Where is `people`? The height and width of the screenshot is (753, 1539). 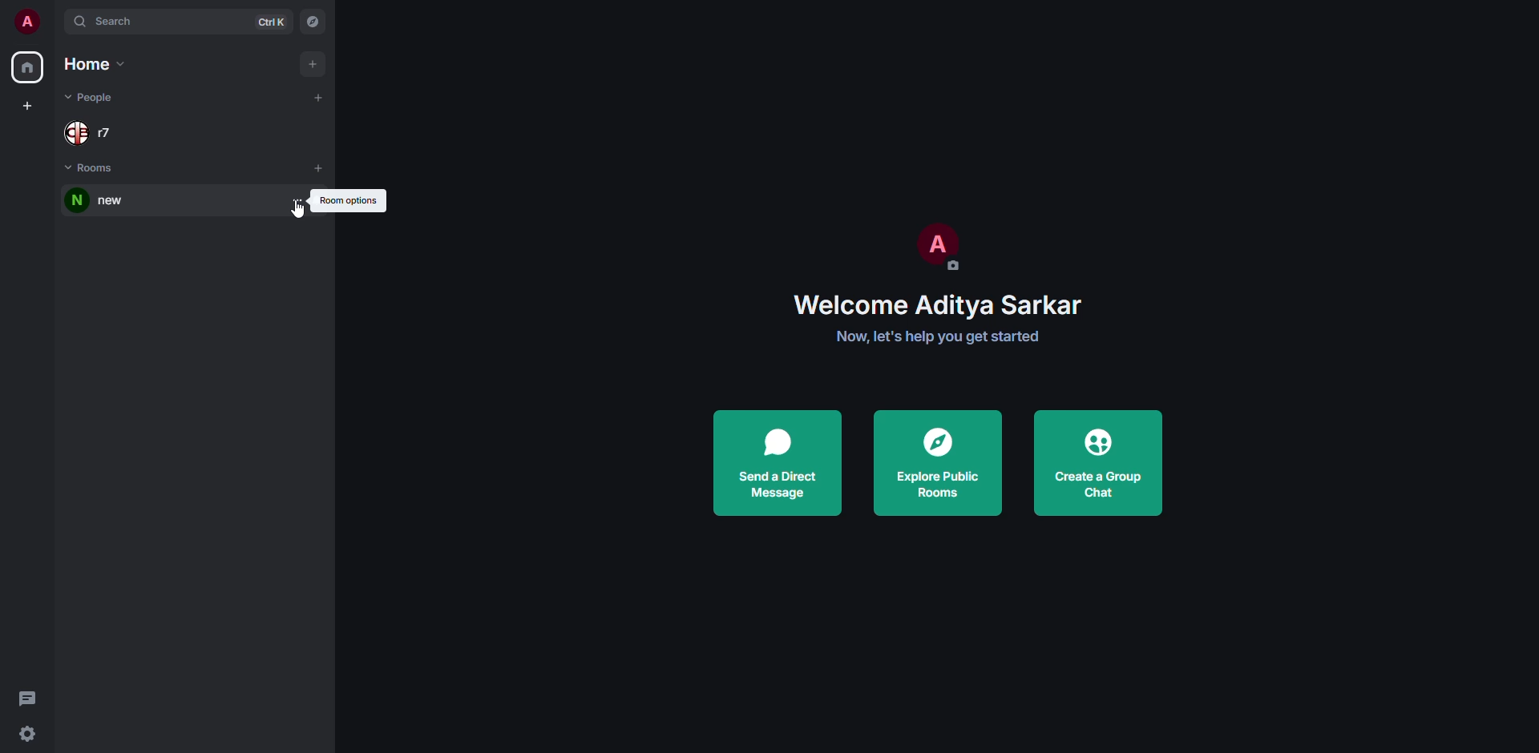 people is located at coordinates (97, 131).